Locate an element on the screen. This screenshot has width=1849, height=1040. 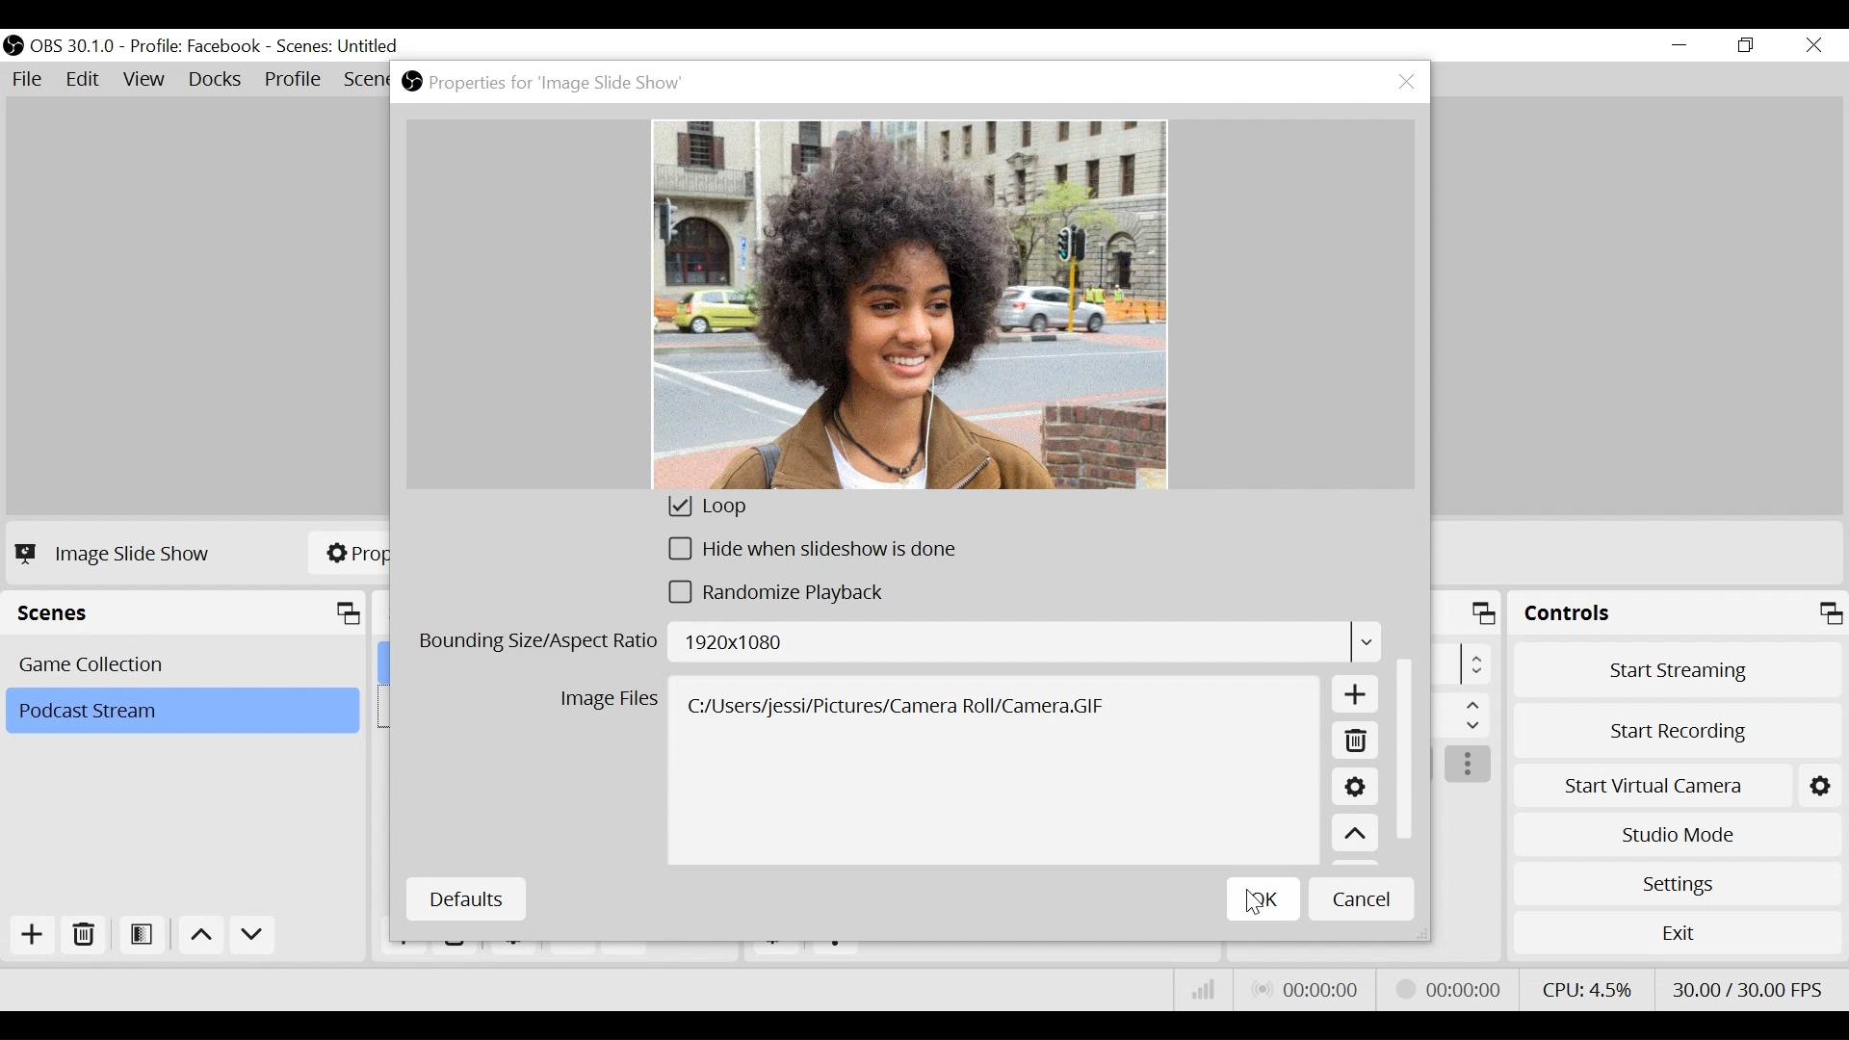
Scenes is located at coordinates (189, 613).